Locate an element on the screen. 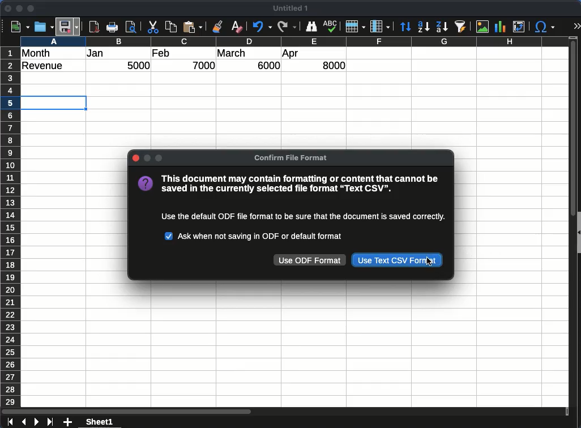  descending  is located at coordinates (441, 26).